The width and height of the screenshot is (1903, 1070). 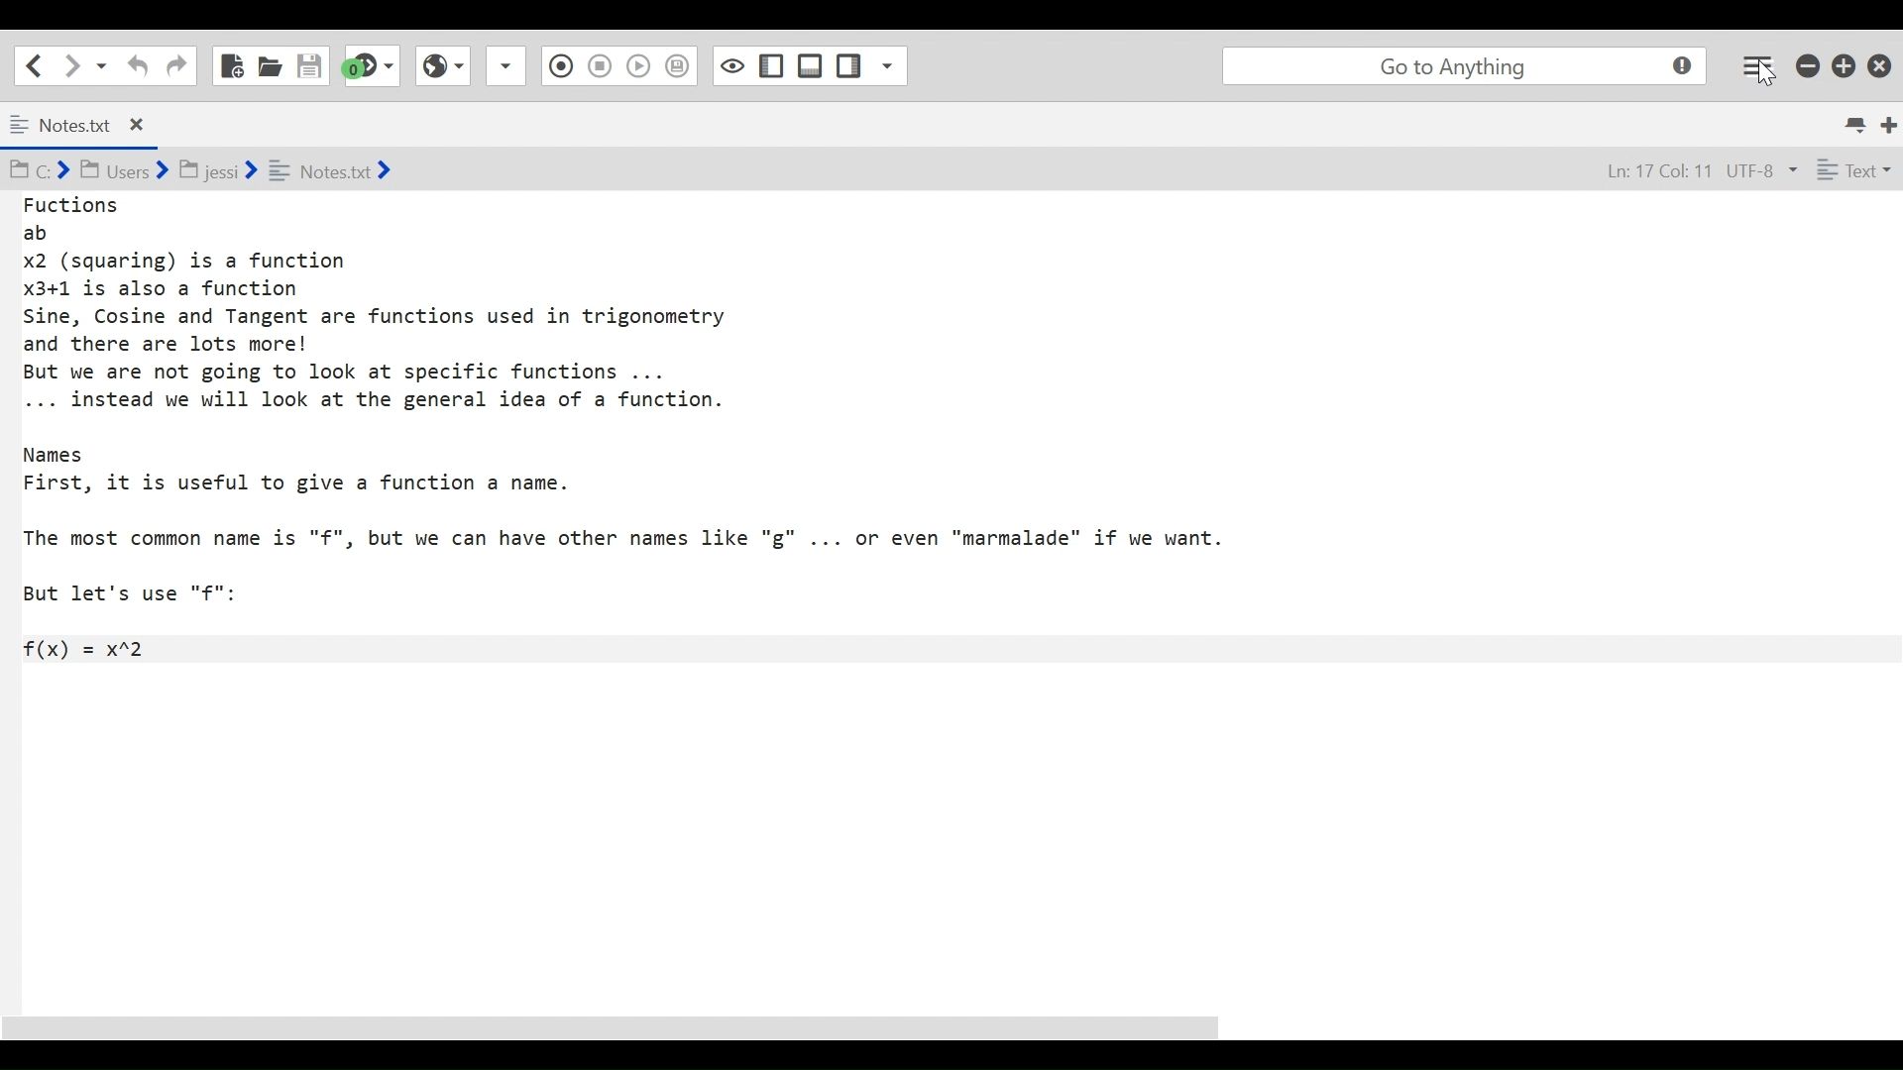 What do you see at coordinates (1857, 122) in the screenshot?
I see `List All Tabs` at bounding box center [1857, 122].